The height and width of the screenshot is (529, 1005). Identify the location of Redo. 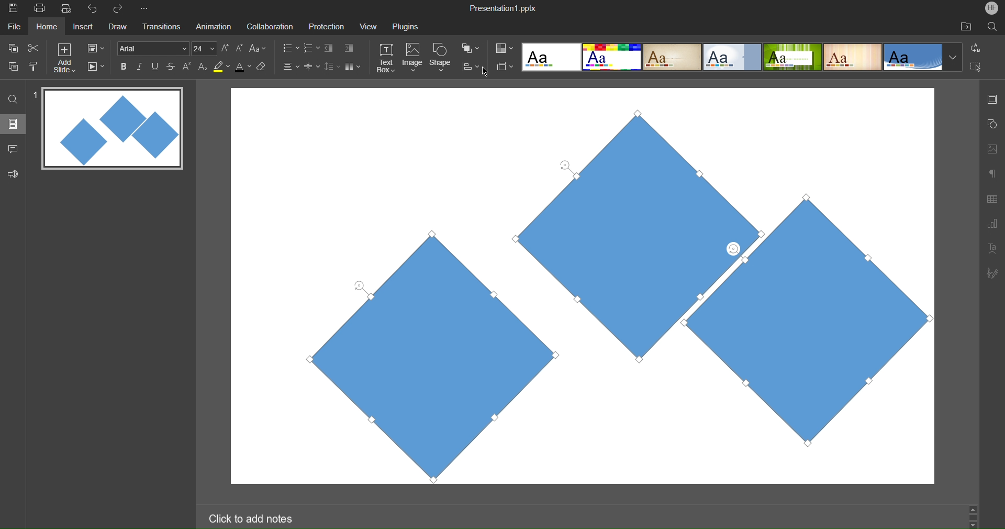
(121, 9).